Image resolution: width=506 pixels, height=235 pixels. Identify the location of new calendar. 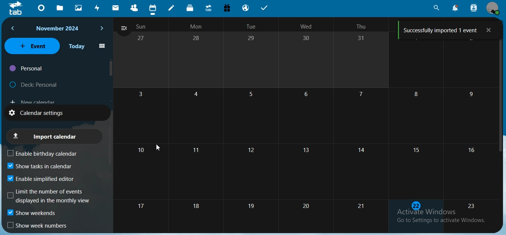
(32, 100).